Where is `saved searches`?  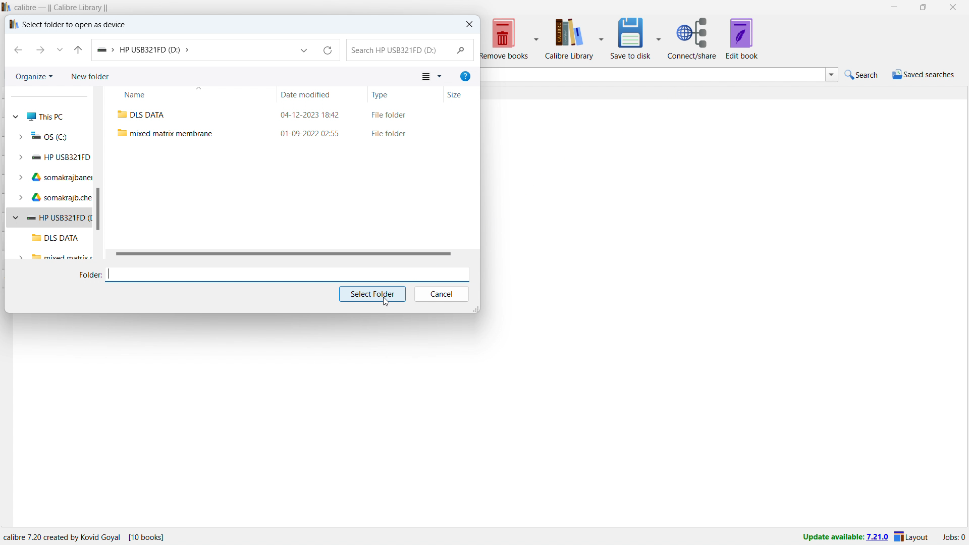 saved searches is located at coordinates (924, 74).